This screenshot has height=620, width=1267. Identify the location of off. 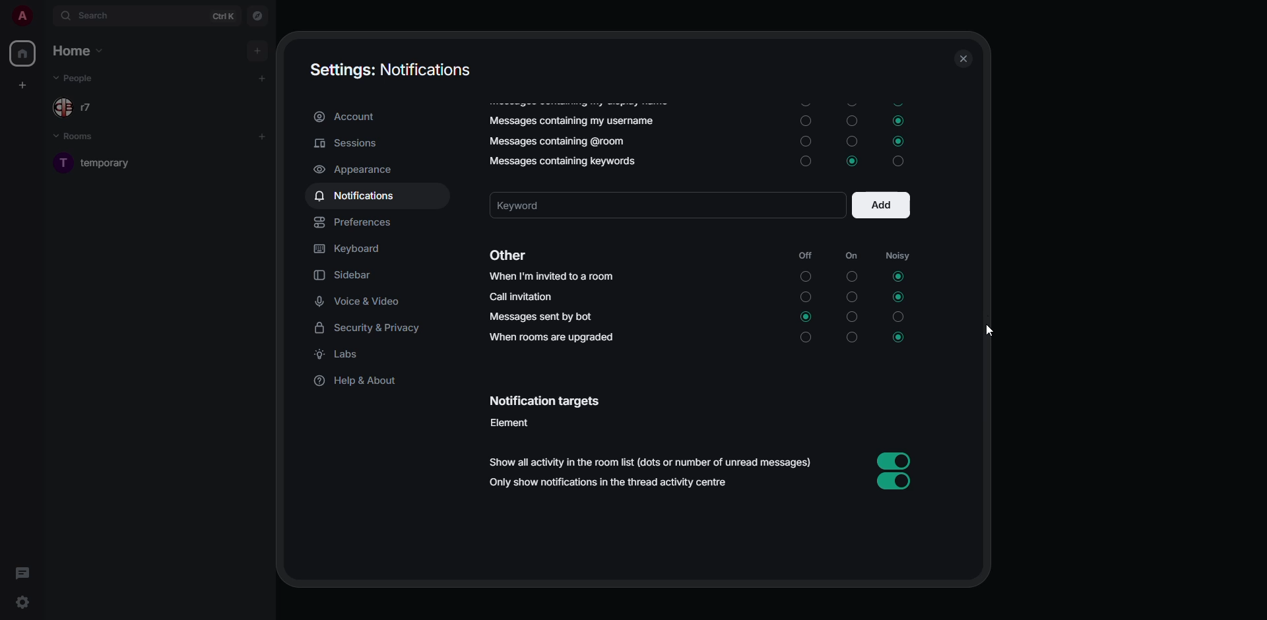
(851, 119).